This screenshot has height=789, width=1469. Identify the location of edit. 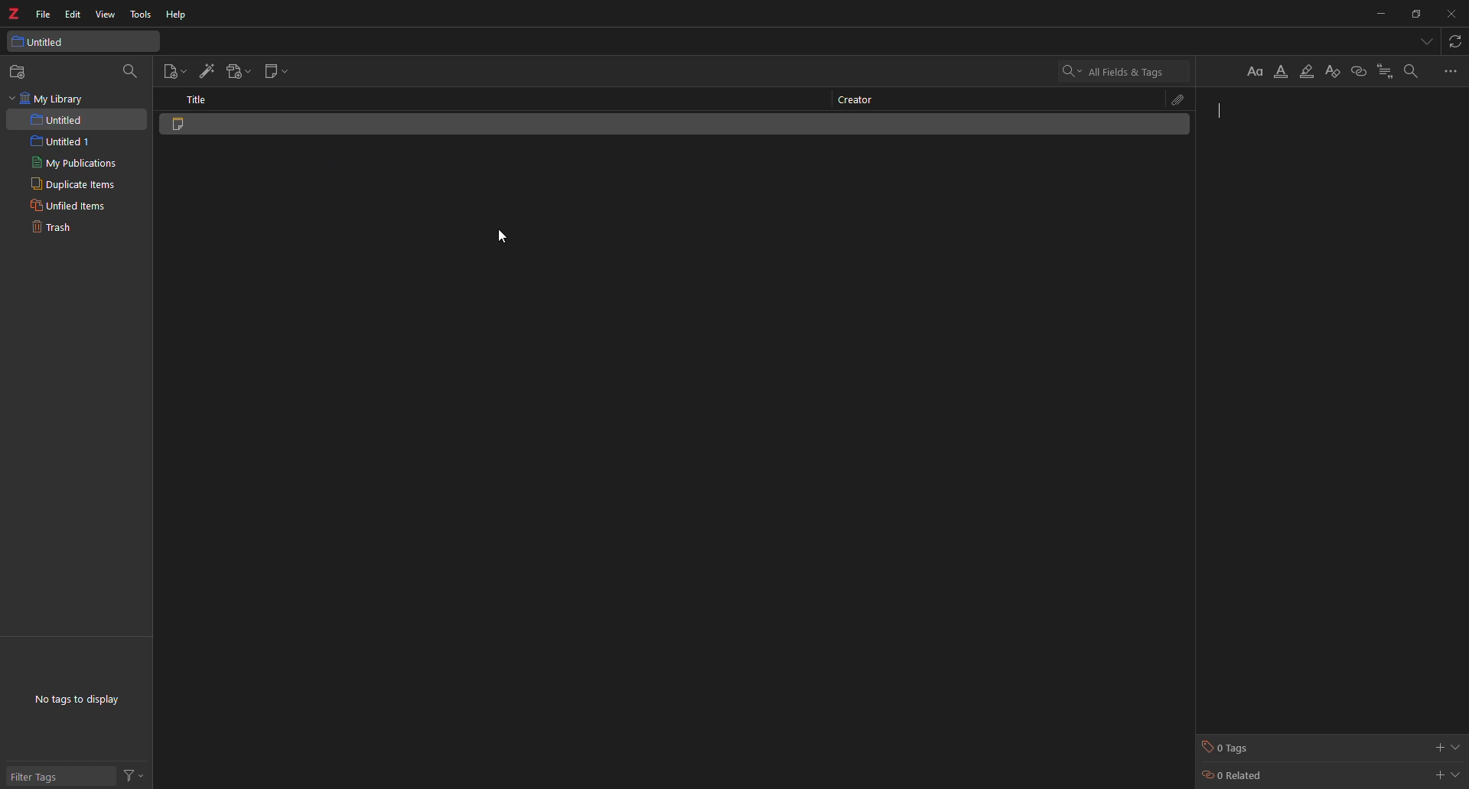
(75, 14).